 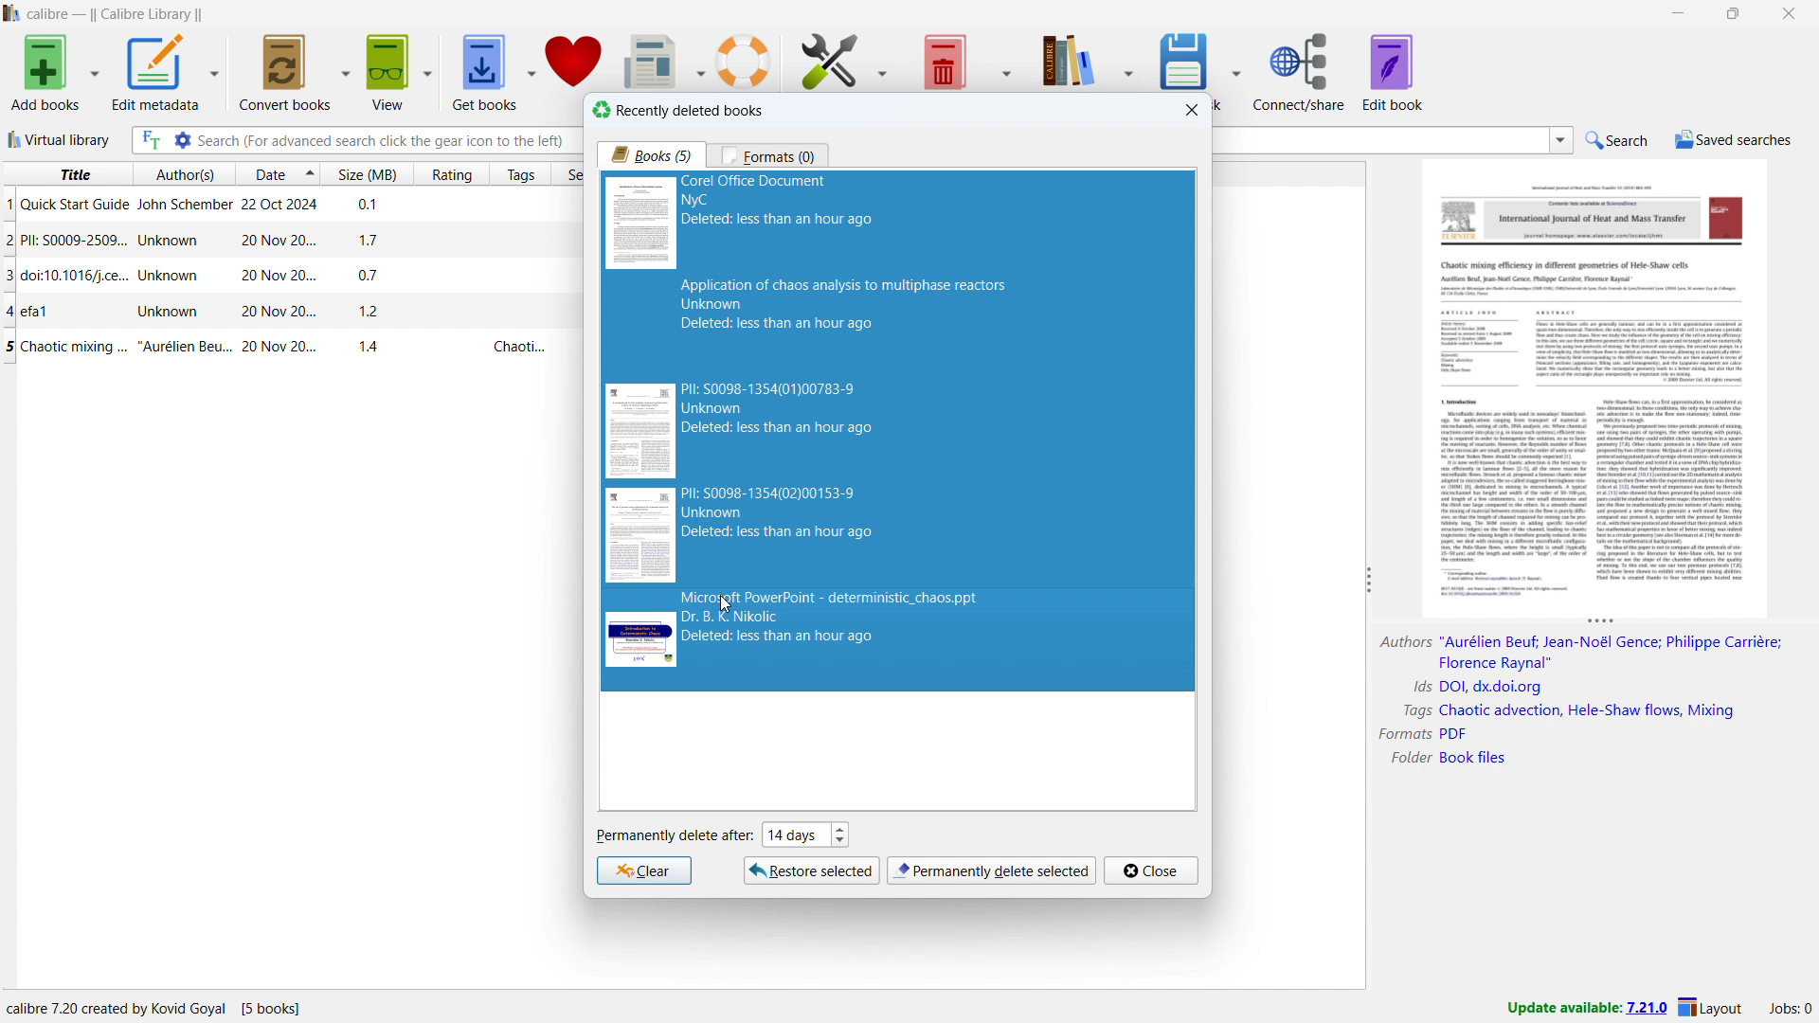 What do you see at coordinates (282, 206) in the screenshot?
I see `single book entry` at bounding box center [282, 206].